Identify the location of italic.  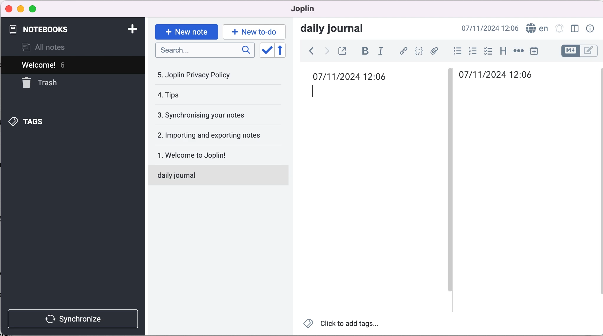
(381, 51).